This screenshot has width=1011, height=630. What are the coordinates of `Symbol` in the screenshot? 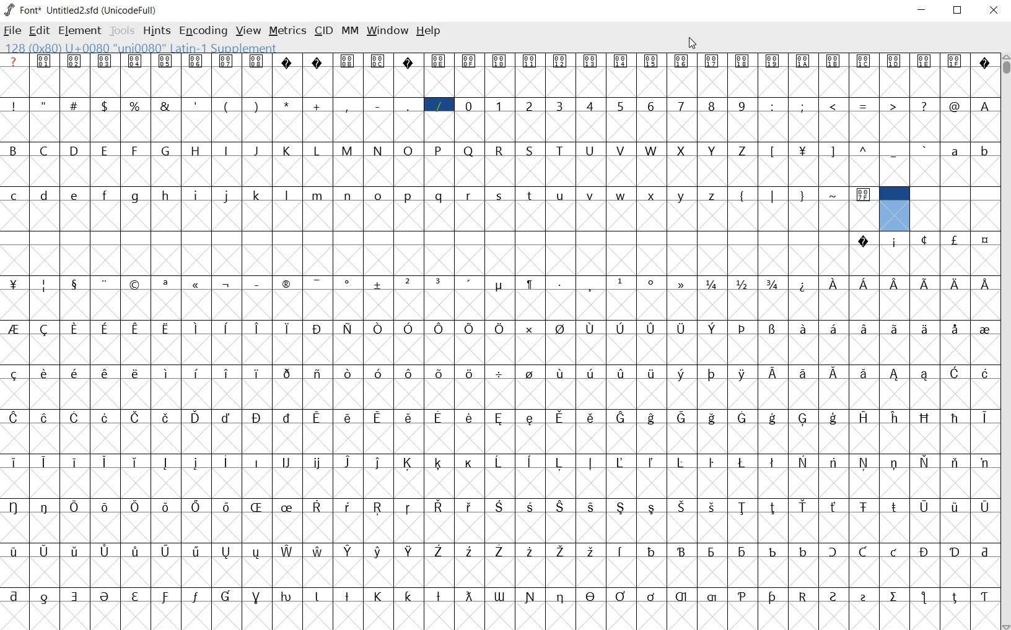 It's located at (348, 372).